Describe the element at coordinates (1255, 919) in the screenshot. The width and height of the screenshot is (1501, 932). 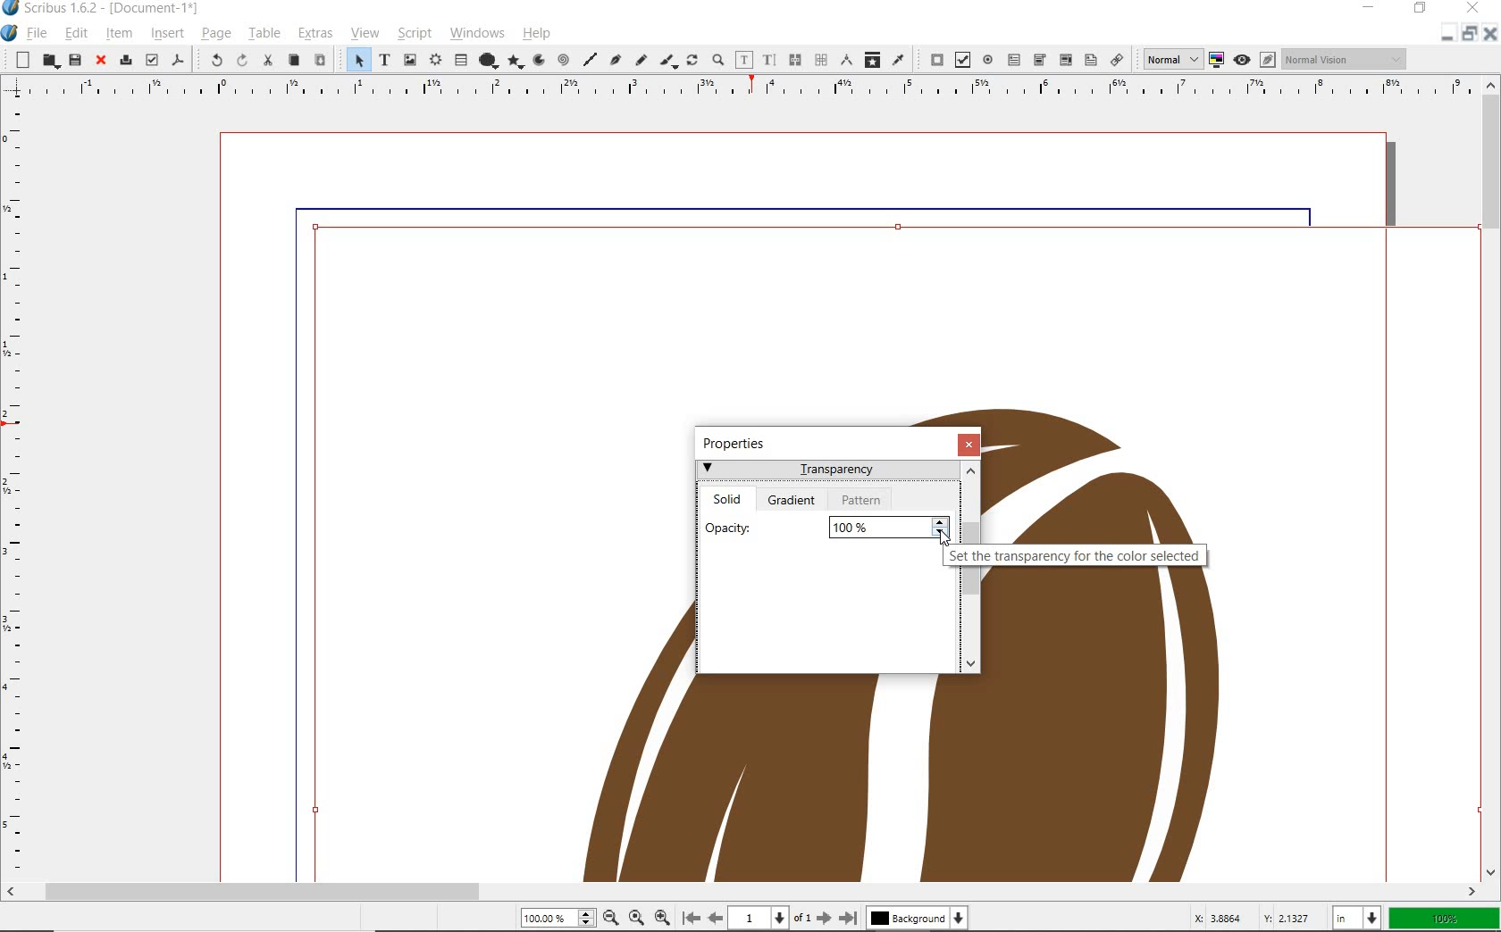
I see `cursor coordinates` at that location.